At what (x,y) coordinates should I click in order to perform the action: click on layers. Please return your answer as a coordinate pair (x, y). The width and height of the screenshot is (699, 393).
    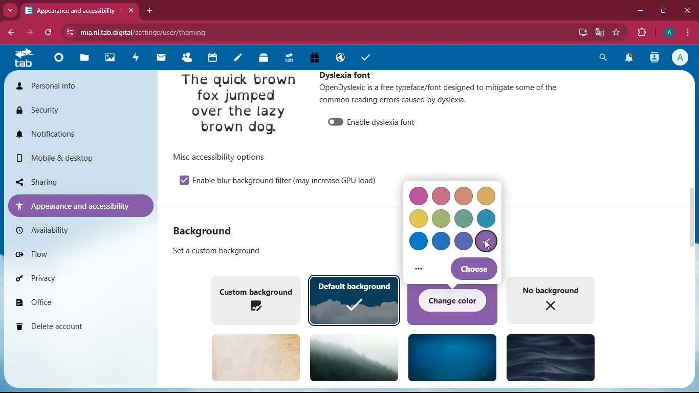
    Looking at the image, I should click on (261, 58).